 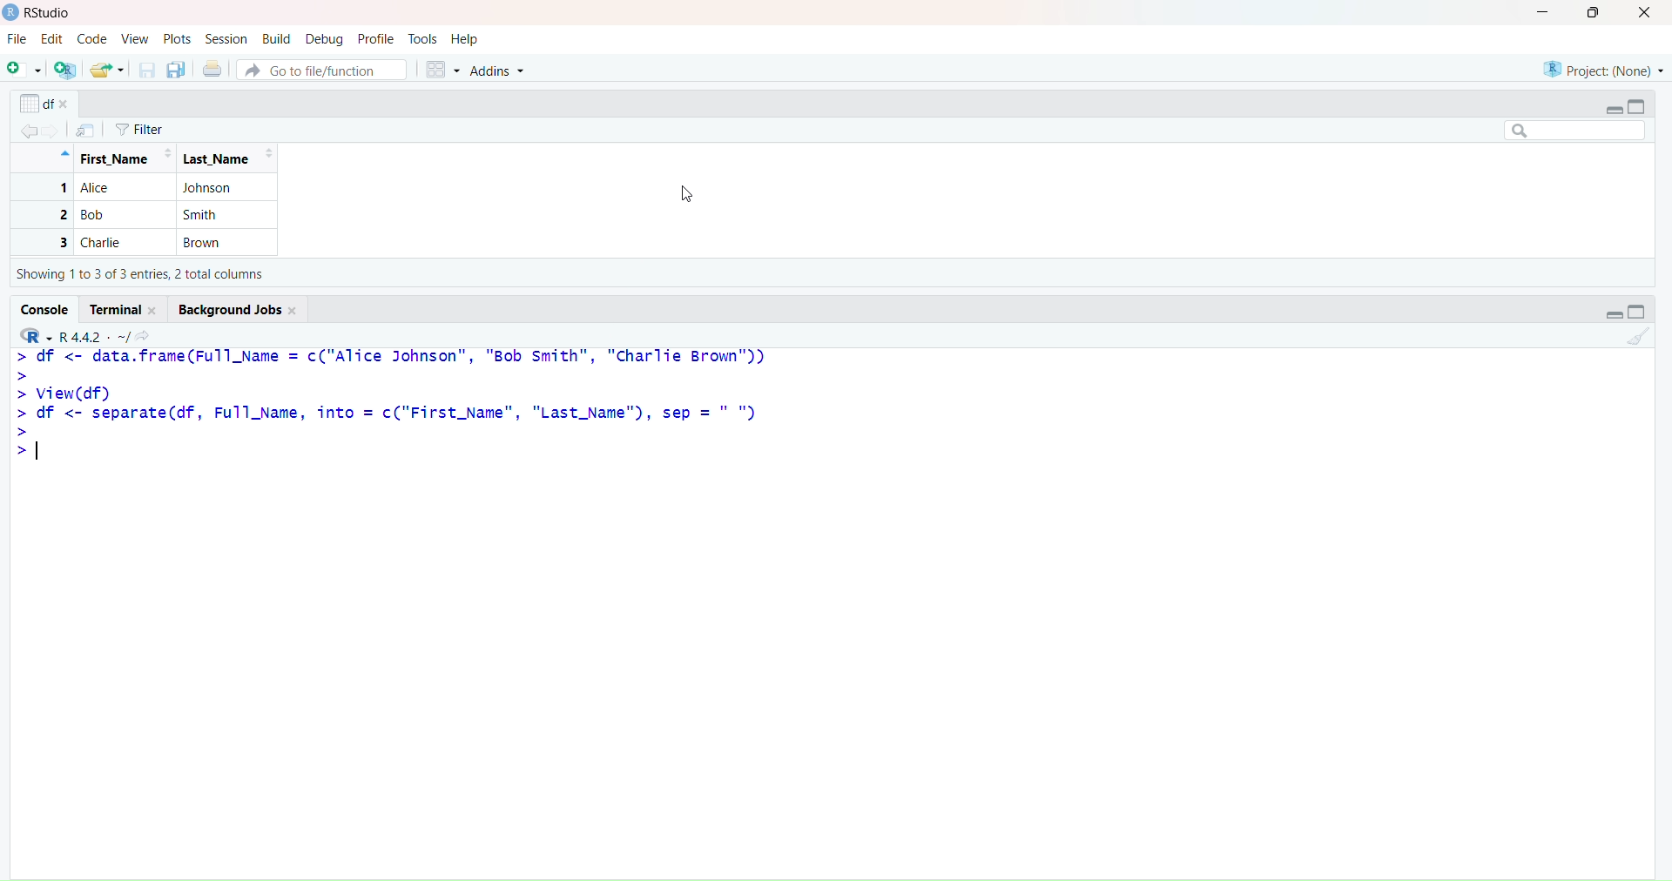 I want to click on Go forward to the next source location (Ctrl + F10), so click(x=56, y=126).